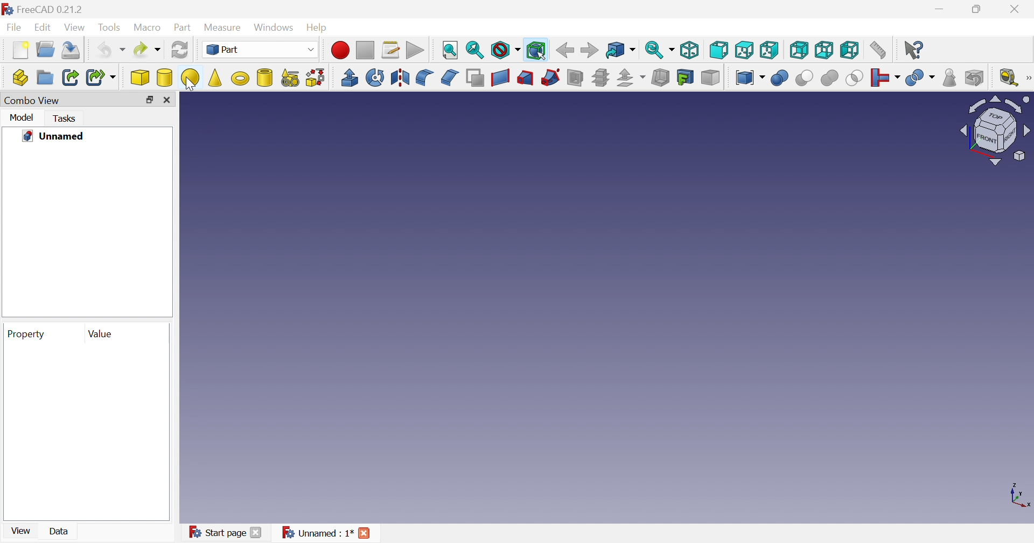 This screenshot has height=543, width=1034. Describe the element at coordinates (1028, 78) in the screenshot. I see `[Measure]` at that location.